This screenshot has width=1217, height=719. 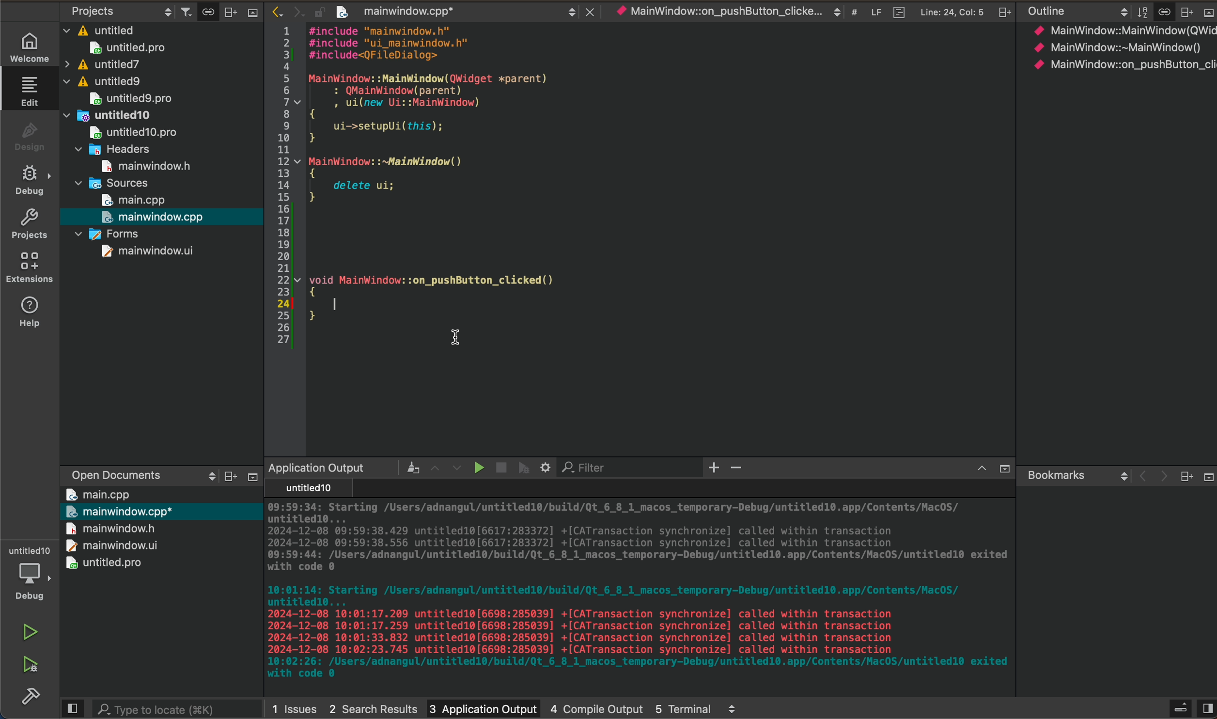 What do you see at coordinates (130, 131) in the screenshot?
I see `untitled10.oro` at bounding box center [130, 131].